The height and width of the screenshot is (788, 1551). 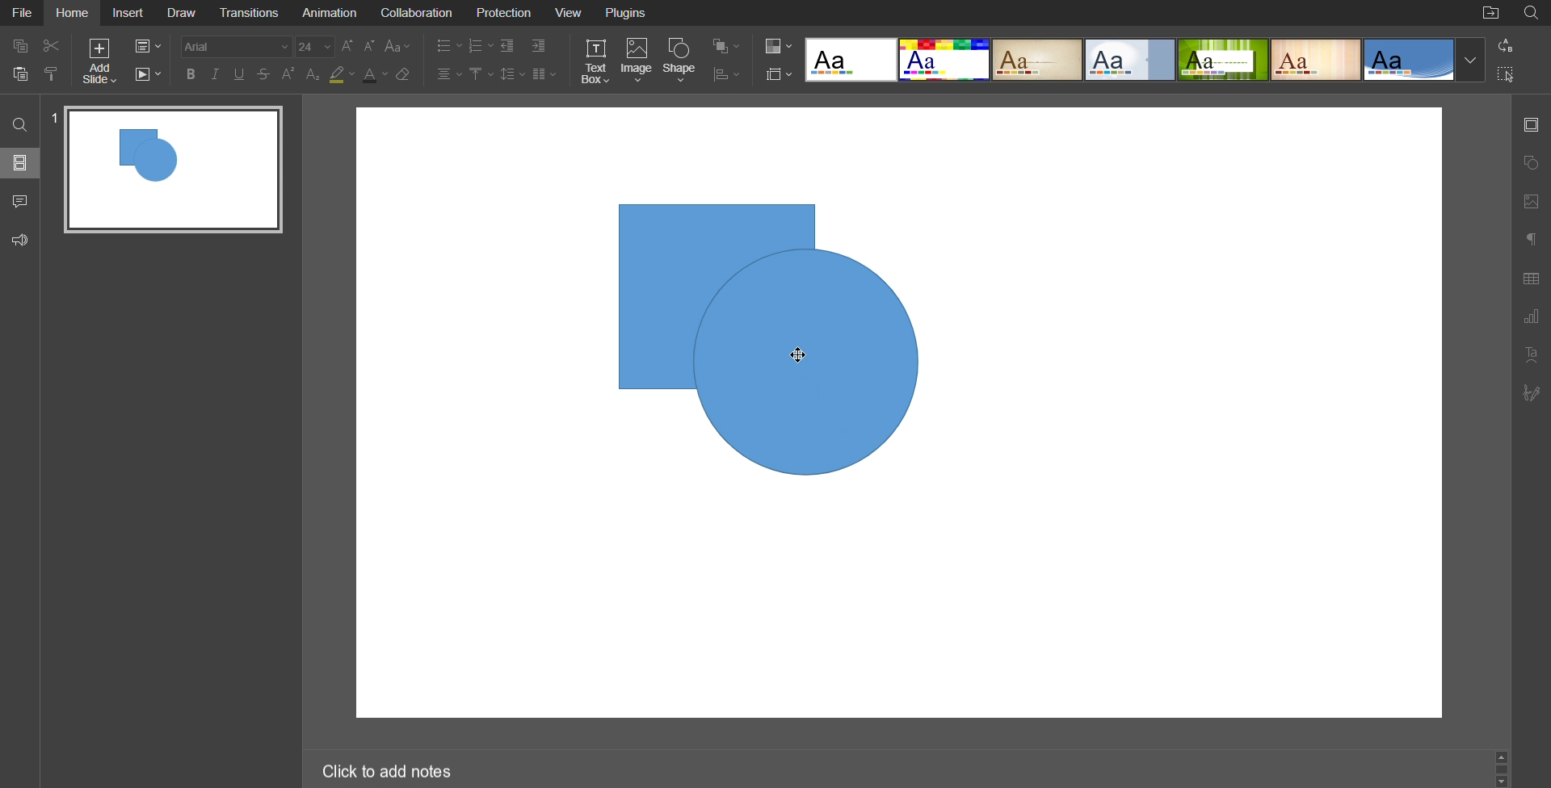 I want to click on Collaboration, so click(x=414, y=13).